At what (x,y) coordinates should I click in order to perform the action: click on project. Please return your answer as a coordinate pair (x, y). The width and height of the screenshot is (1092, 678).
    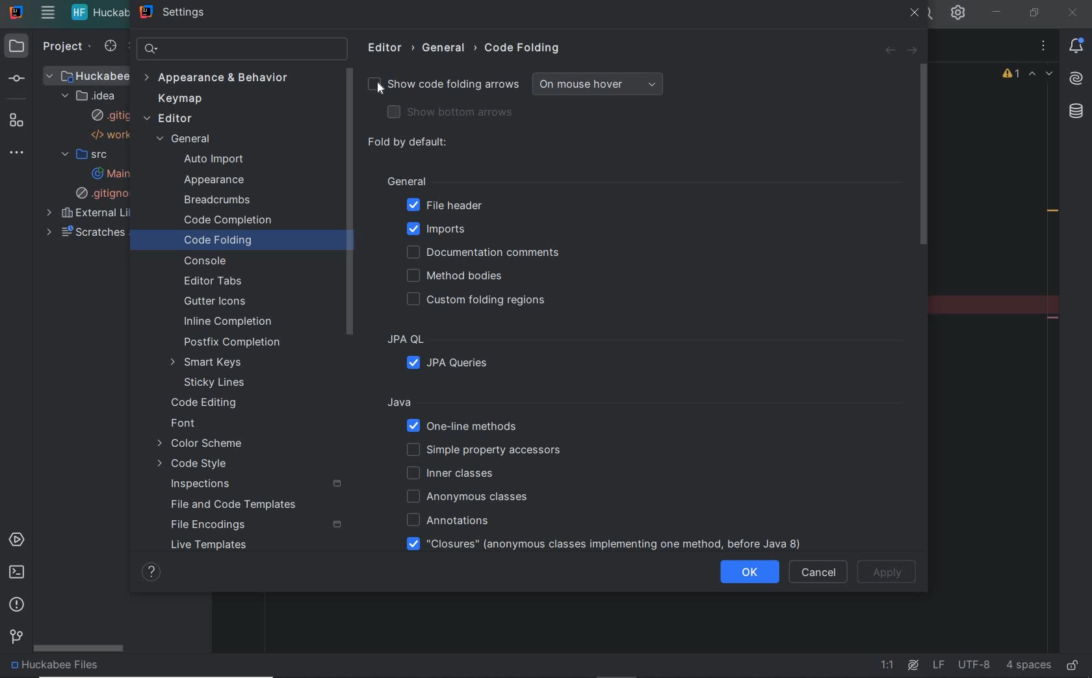
    Looking at the image, I should click on (19, 47).